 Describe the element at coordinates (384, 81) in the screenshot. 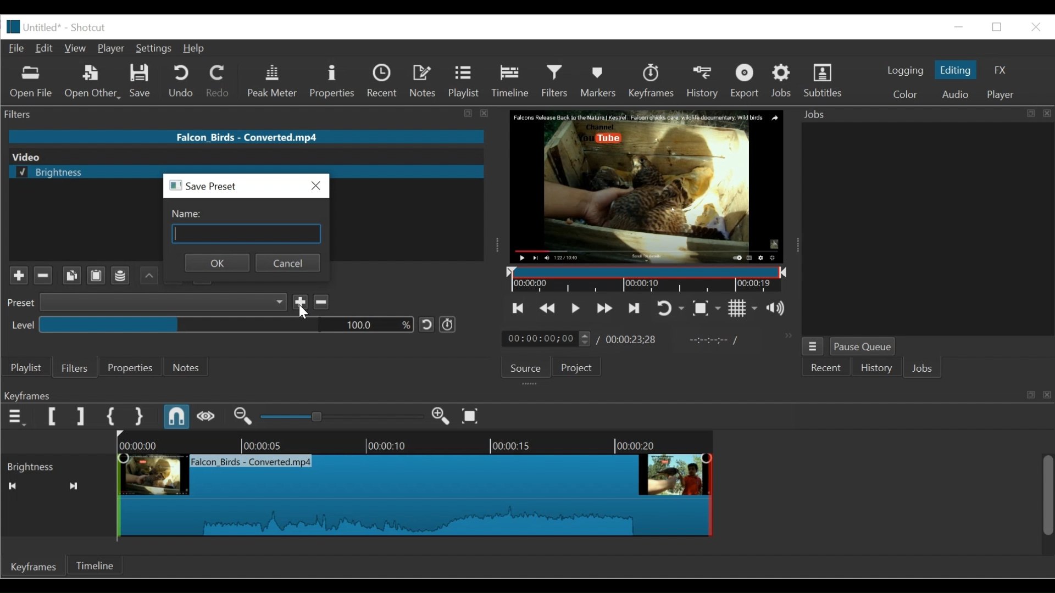

I see `Recent` at that location.